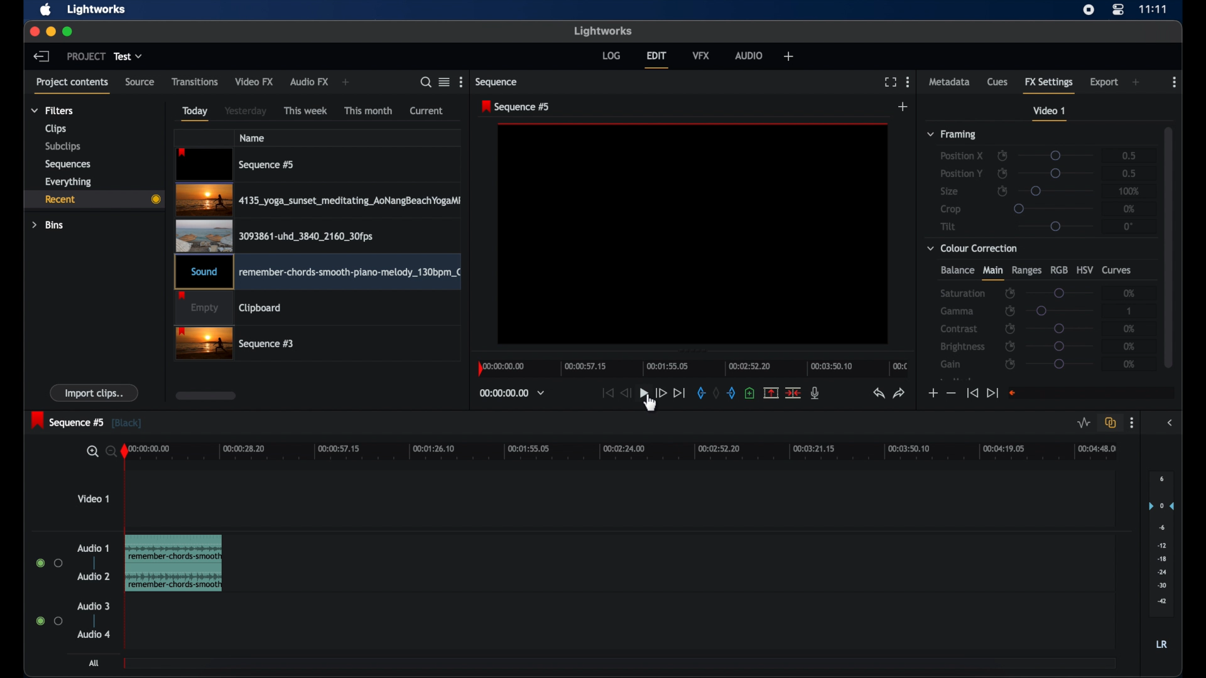 The height and width of the screenshot is (678, 1206). What do you see at coordinates (94, 577) in the screenshot?
I see `audio 2` at bounding box center [94, 577].